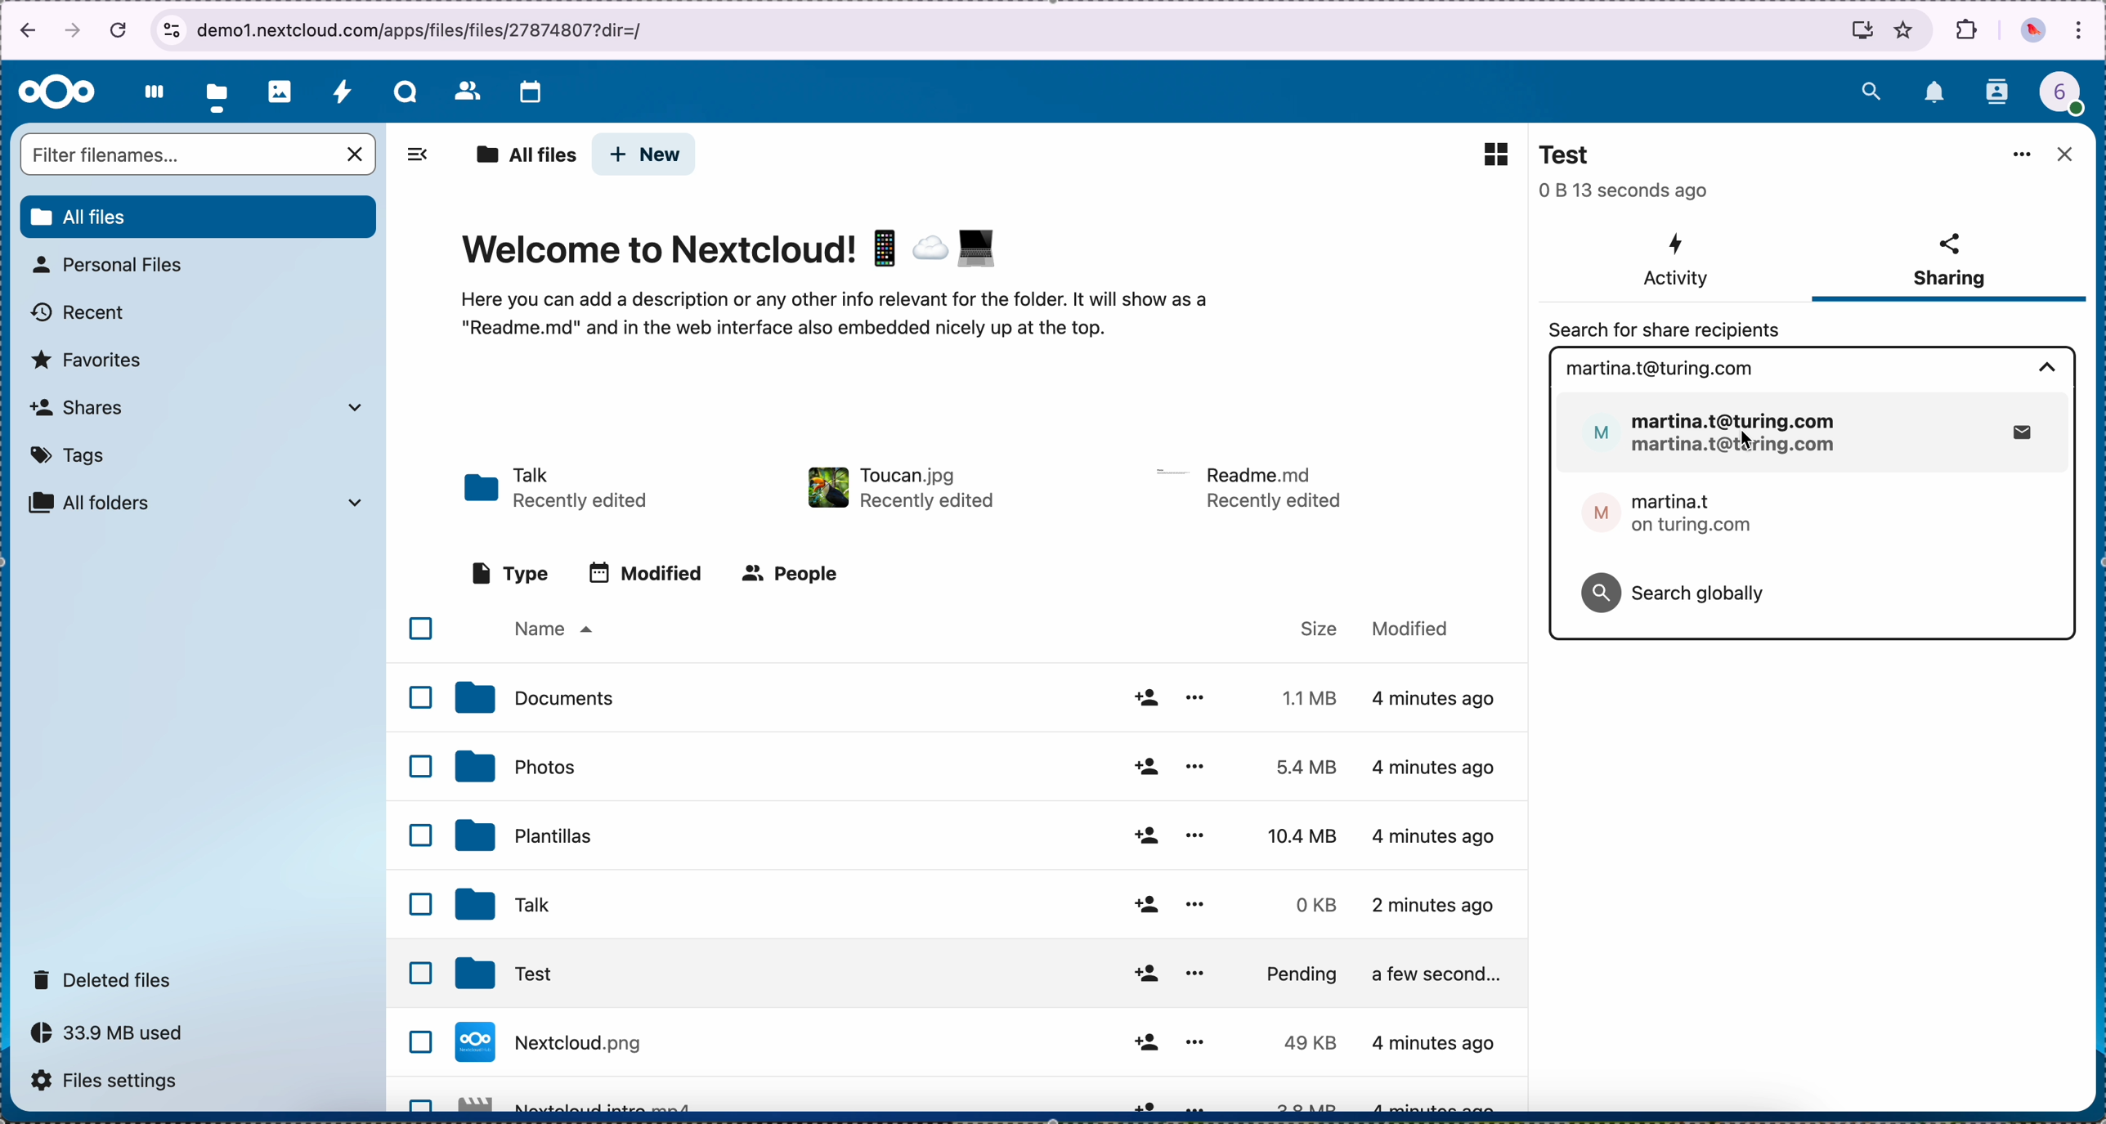 This screenshot has width=2106, height=1124. Describe the element at coordinates (1658, 329) in the screenshot. I see `search for share recipients` at that location.